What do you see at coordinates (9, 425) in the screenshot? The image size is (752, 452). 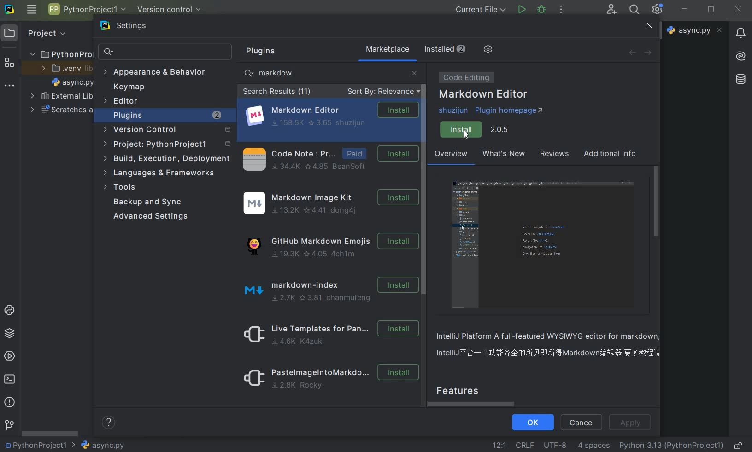 I see `git` at bounding box center [9, 425].